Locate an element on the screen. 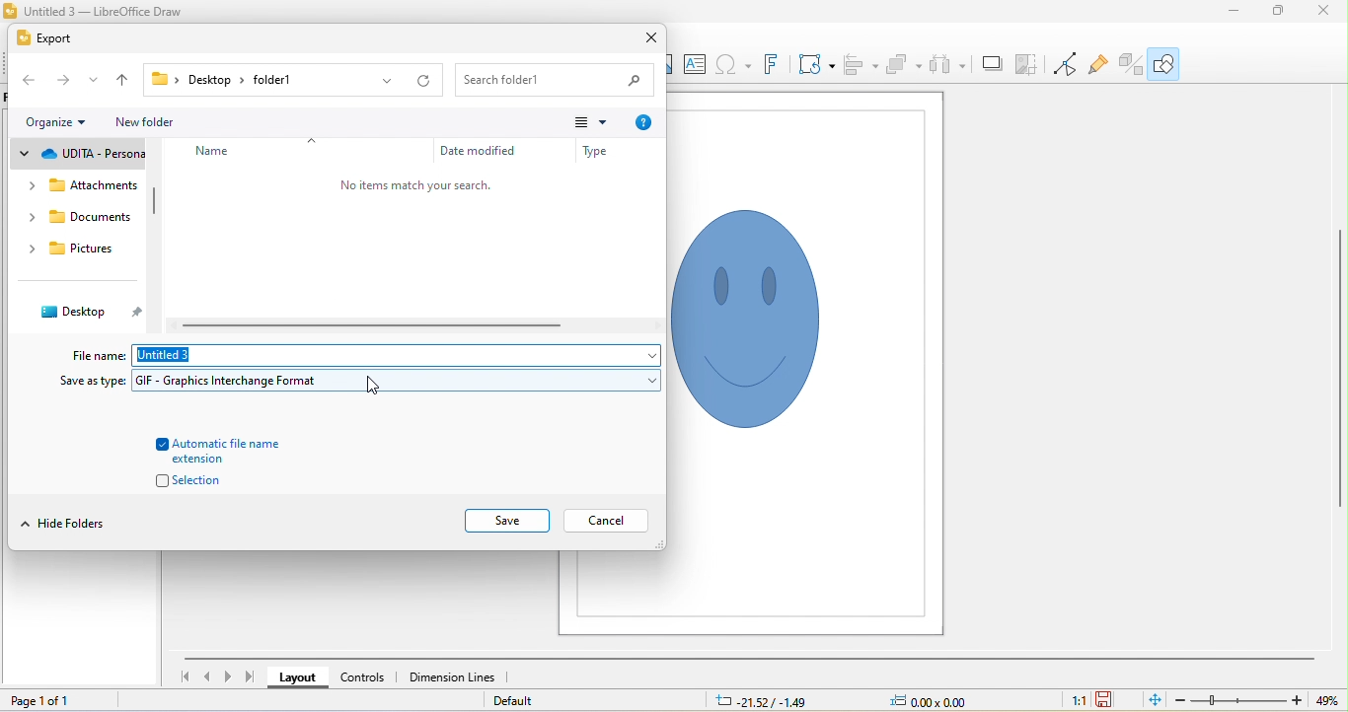  pin is located at coordinates (140, 315).